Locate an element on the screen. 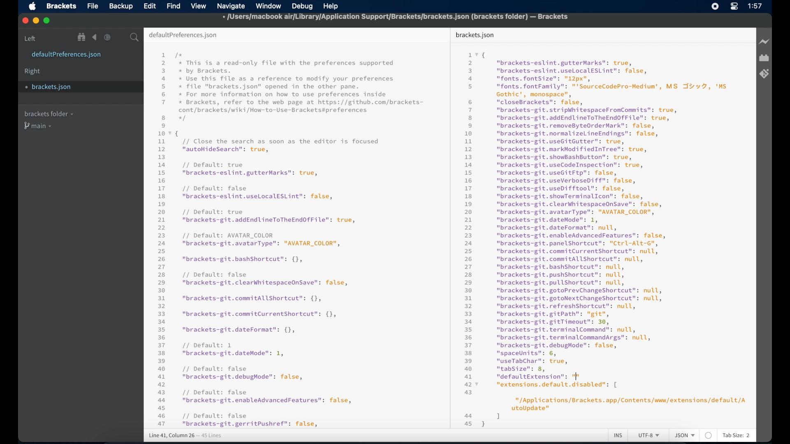 The height and width of the screenshot is (444, 790). brackets json is located at coordinates (475, 35).